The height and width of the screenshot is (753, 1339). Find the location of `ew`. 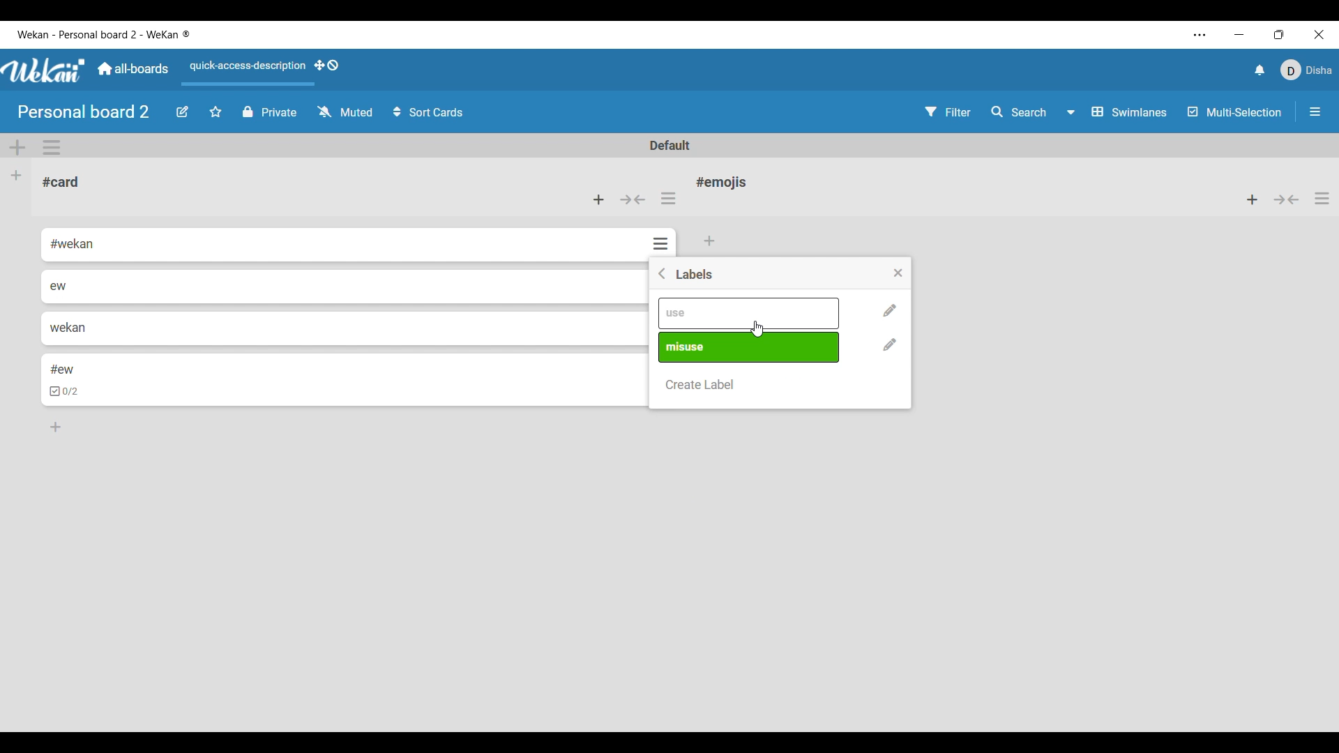

ew is located at coordinates (59, 286).